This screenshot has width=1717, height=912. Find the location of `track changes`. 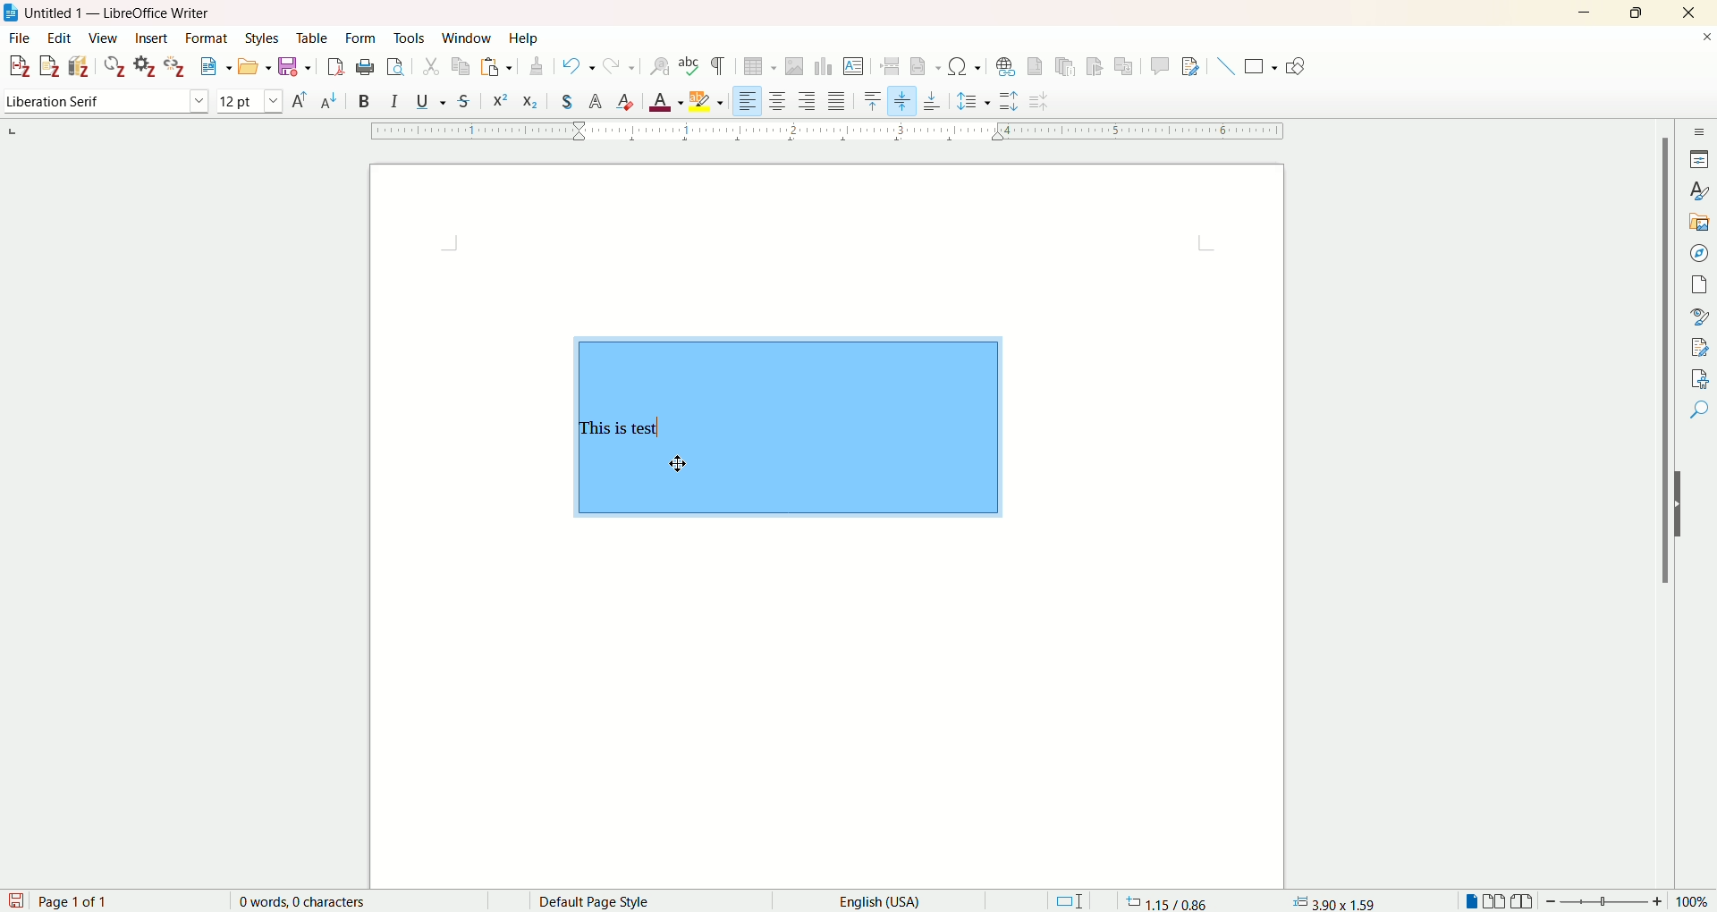

track changes is located at coordinates (1195, 64).